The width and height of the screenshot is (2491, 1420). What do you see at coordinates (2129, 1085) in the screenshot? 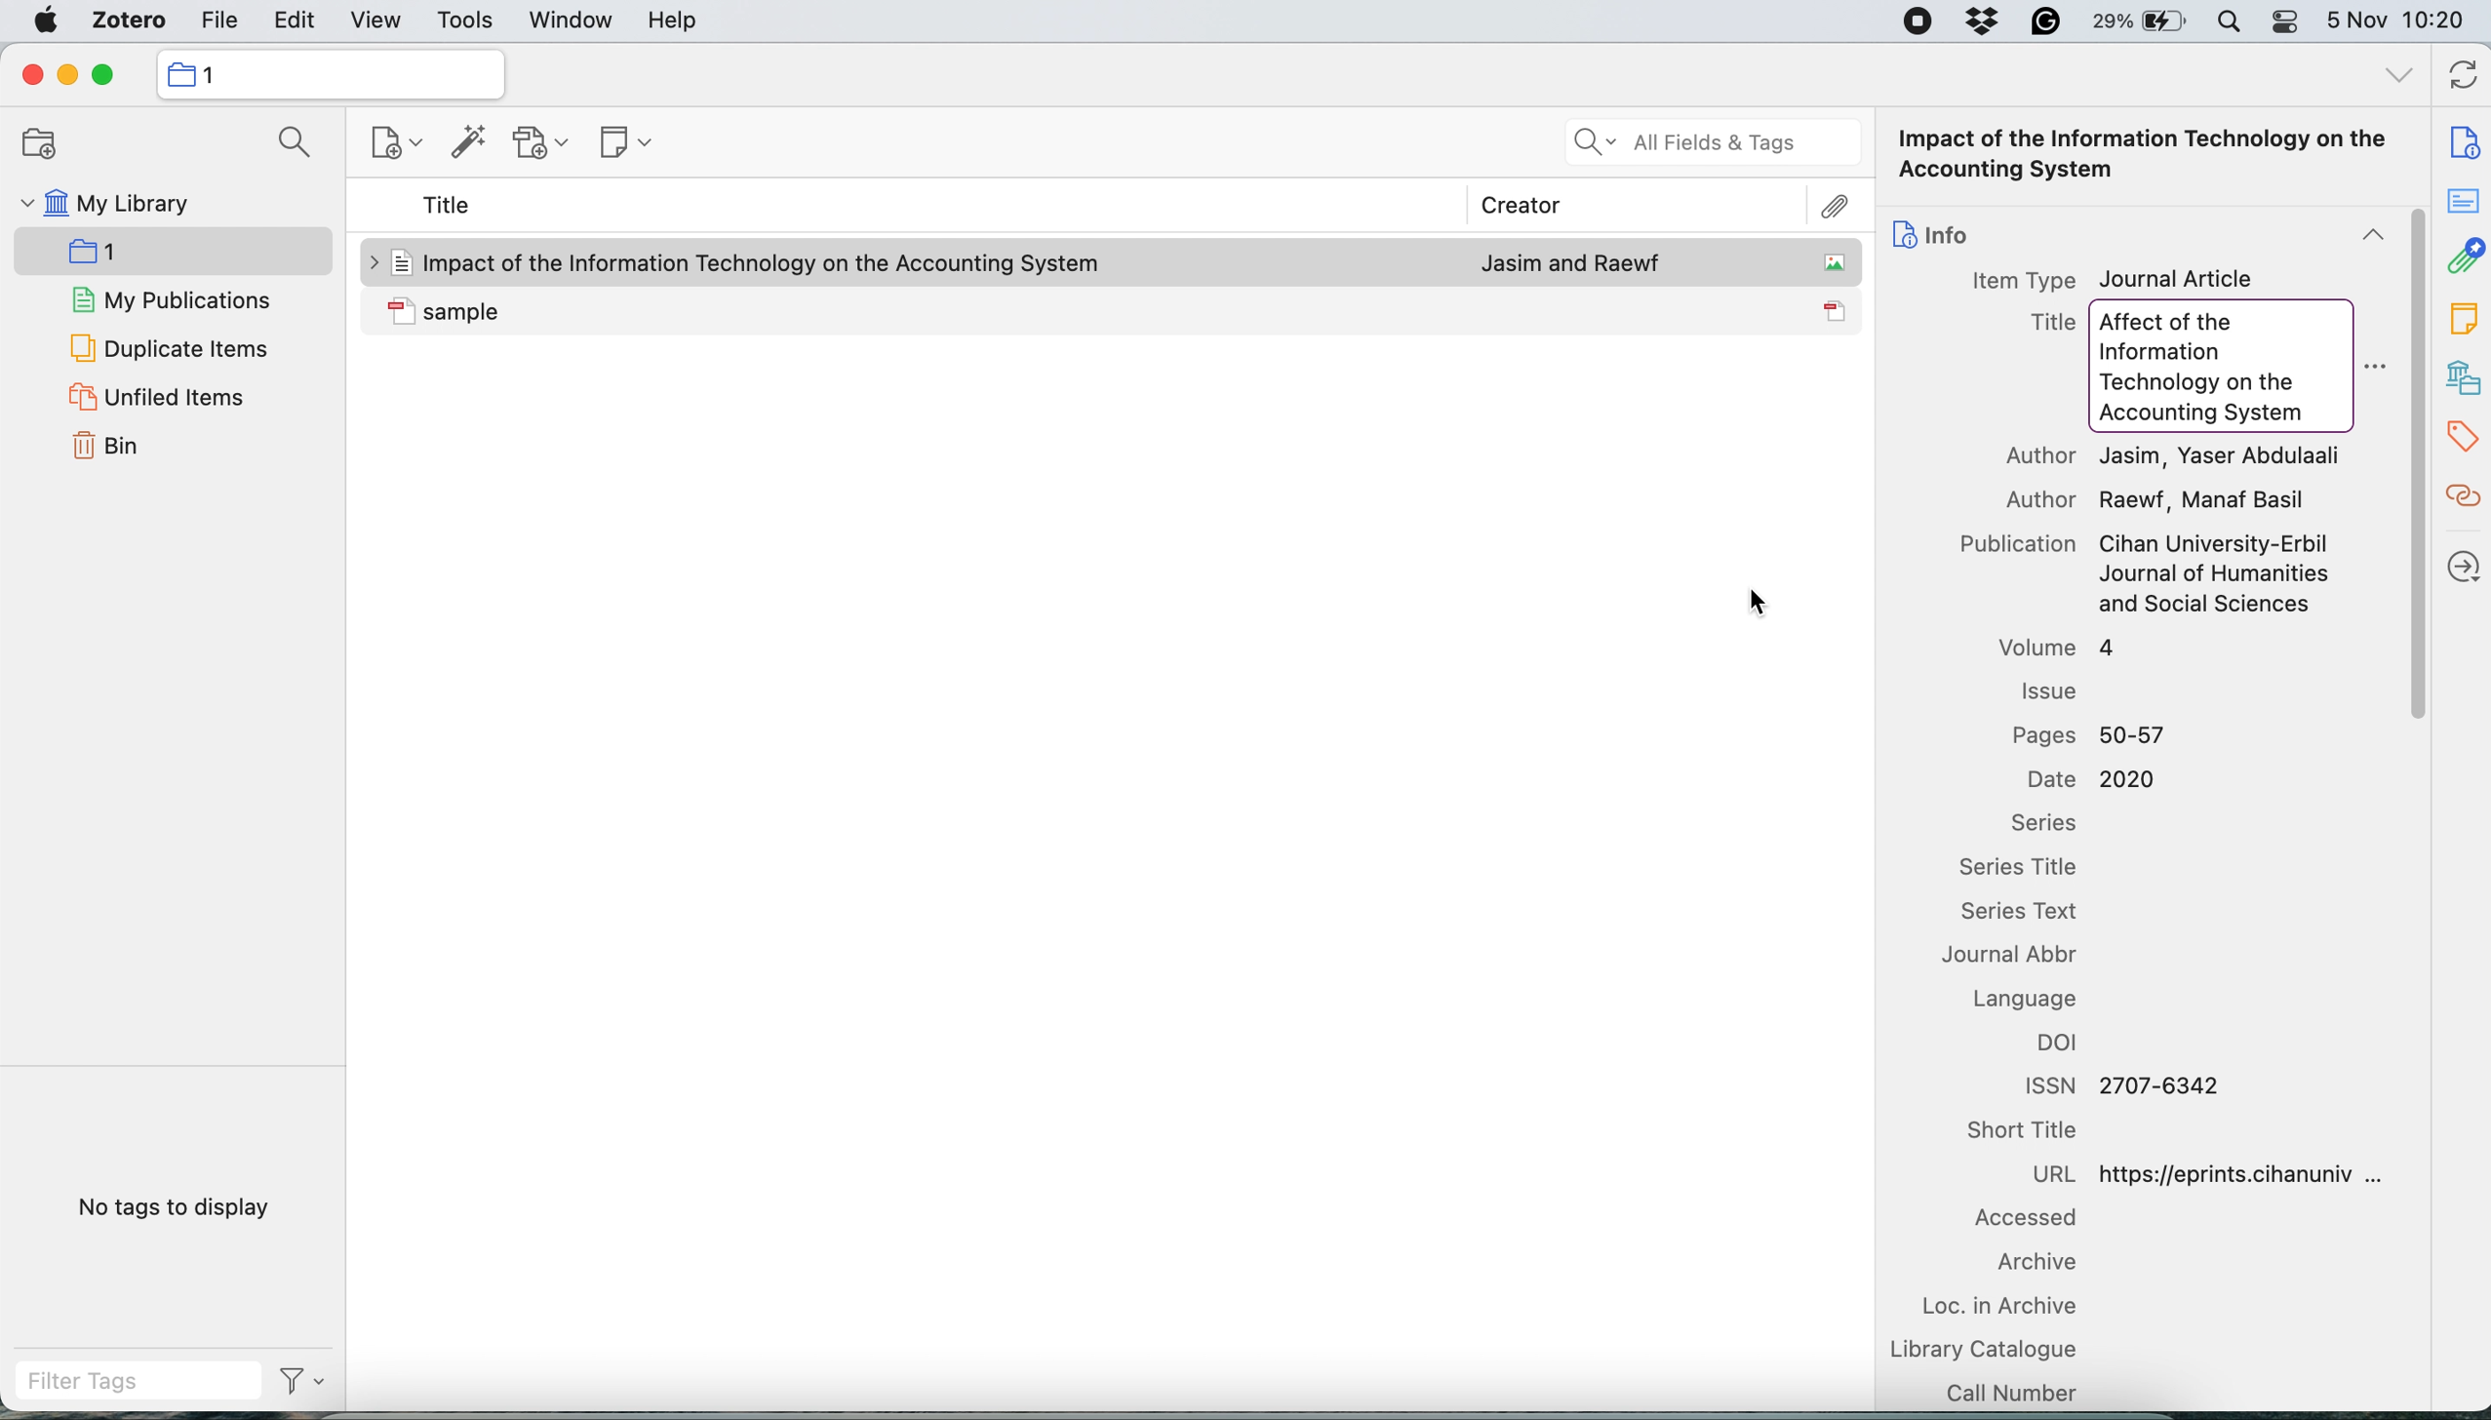
I see `ISSN 2707-6342` at bounding box center [2129, 1085].